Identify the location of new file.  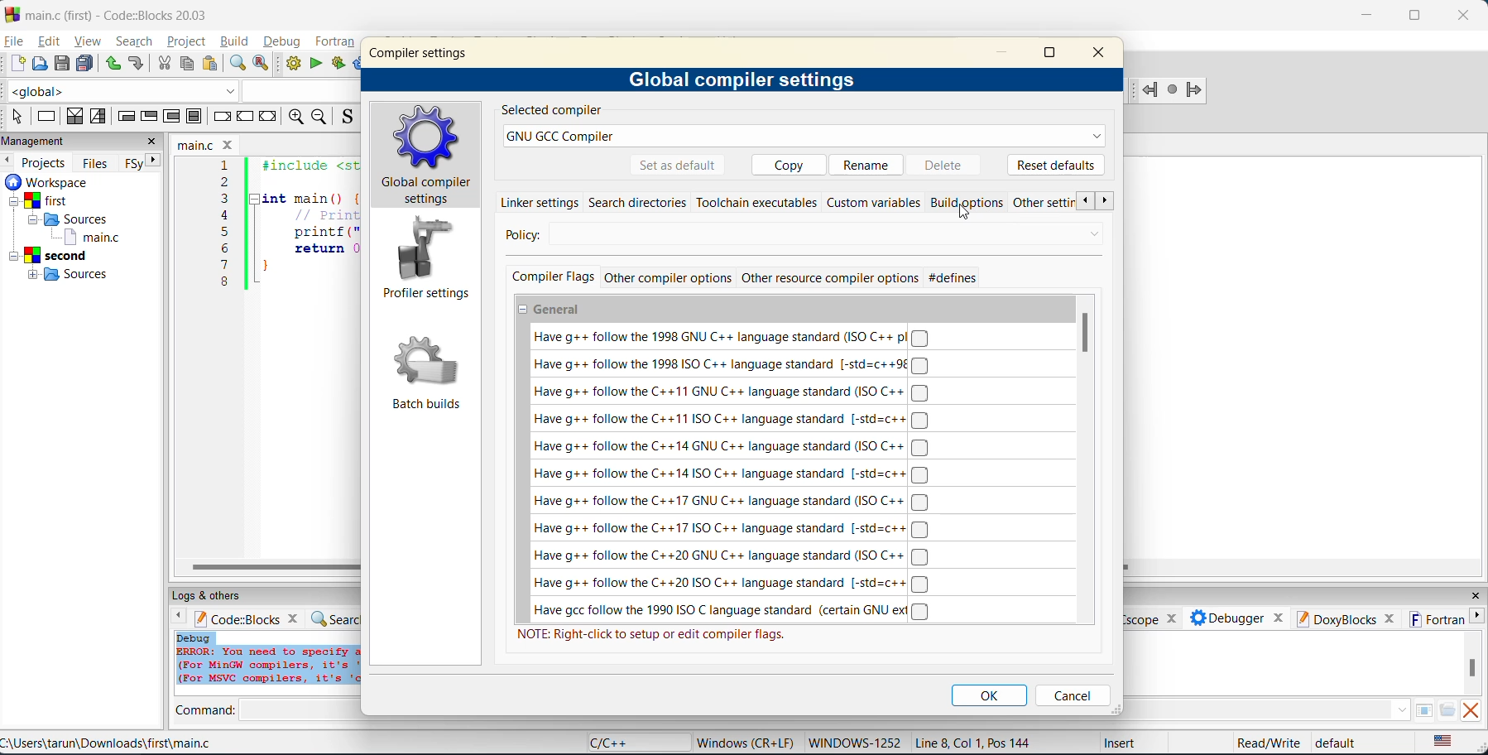
(19, 65).